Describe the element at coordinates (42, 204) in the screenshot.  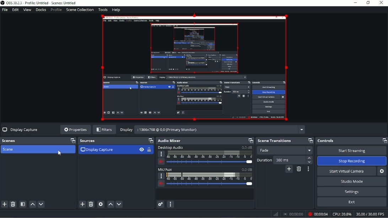
I see `Move scene down` at that location.